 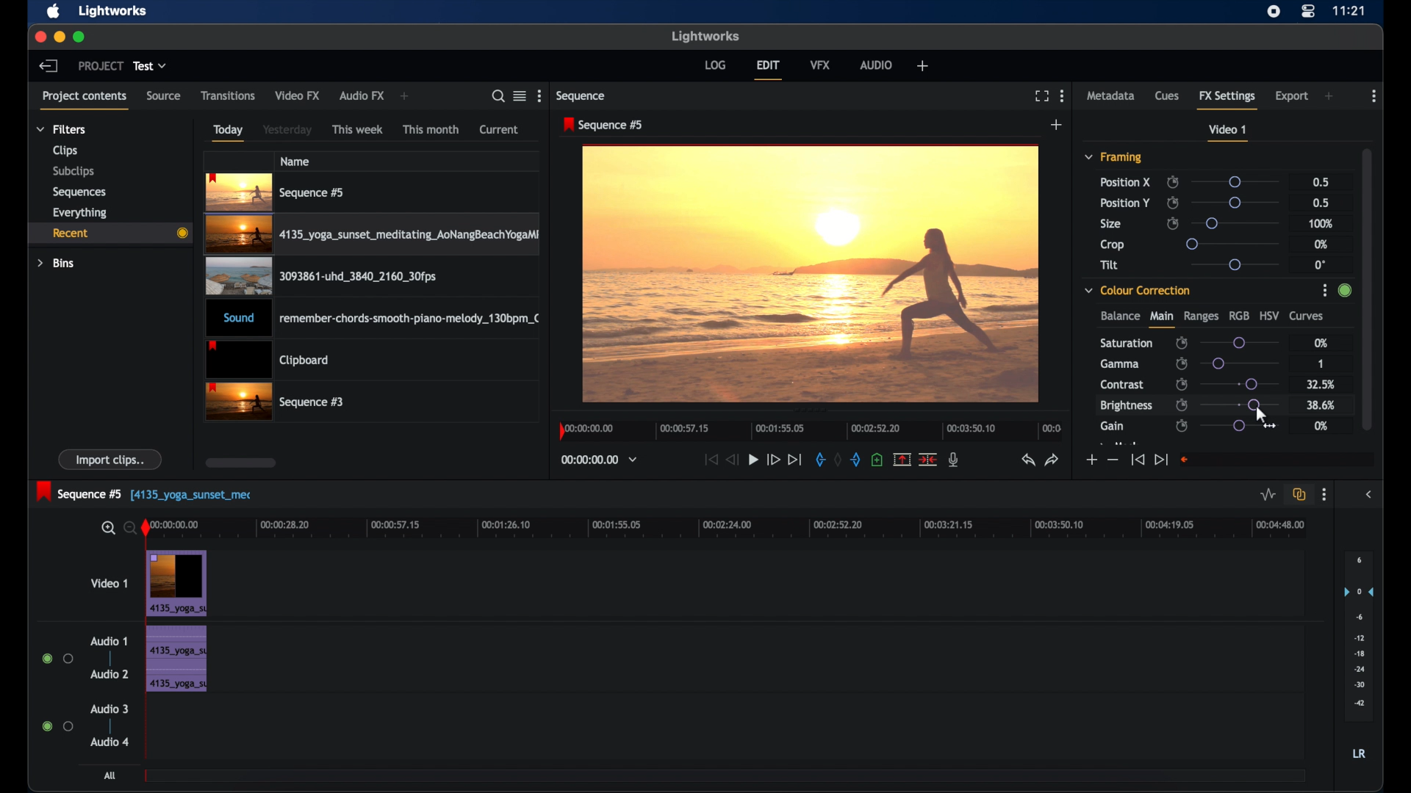 What do you see at coordinates (542, 95) in the screenshot?
I see `more options` at bounding box center [542, 95].